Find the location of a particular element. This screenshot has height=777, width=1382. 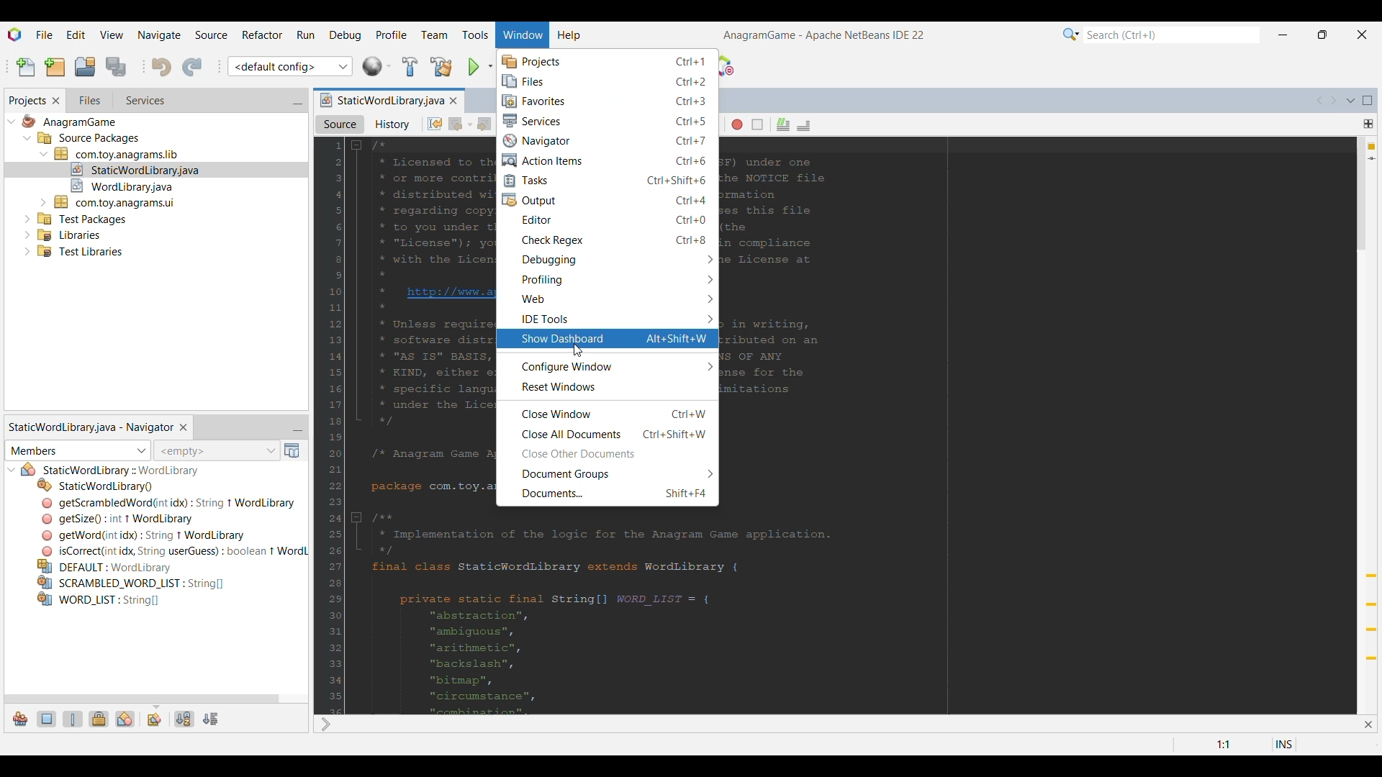

Check regex is located at coordinates (608, 240).